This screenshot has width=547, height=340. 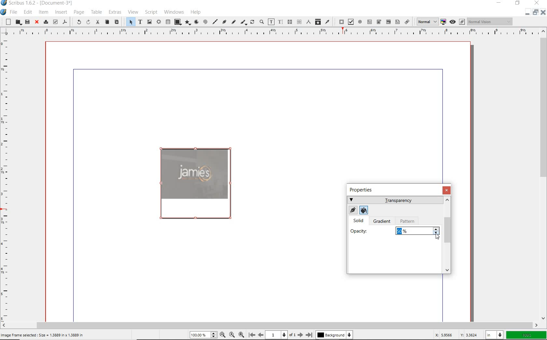 I want to click on edit contents of frame, so click(x=271, y=21).